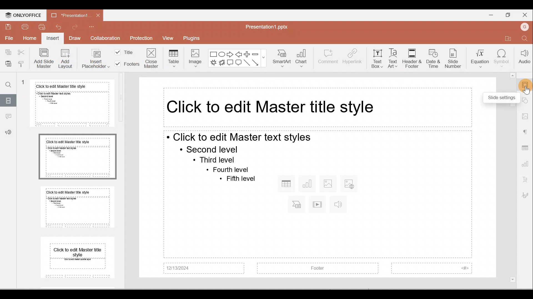 The height and width of the screenshot is (299, 533). What do you see at coordinates (43, 58) in the screenshot?
I see `Add slide master` at bounding box center [43, 58].